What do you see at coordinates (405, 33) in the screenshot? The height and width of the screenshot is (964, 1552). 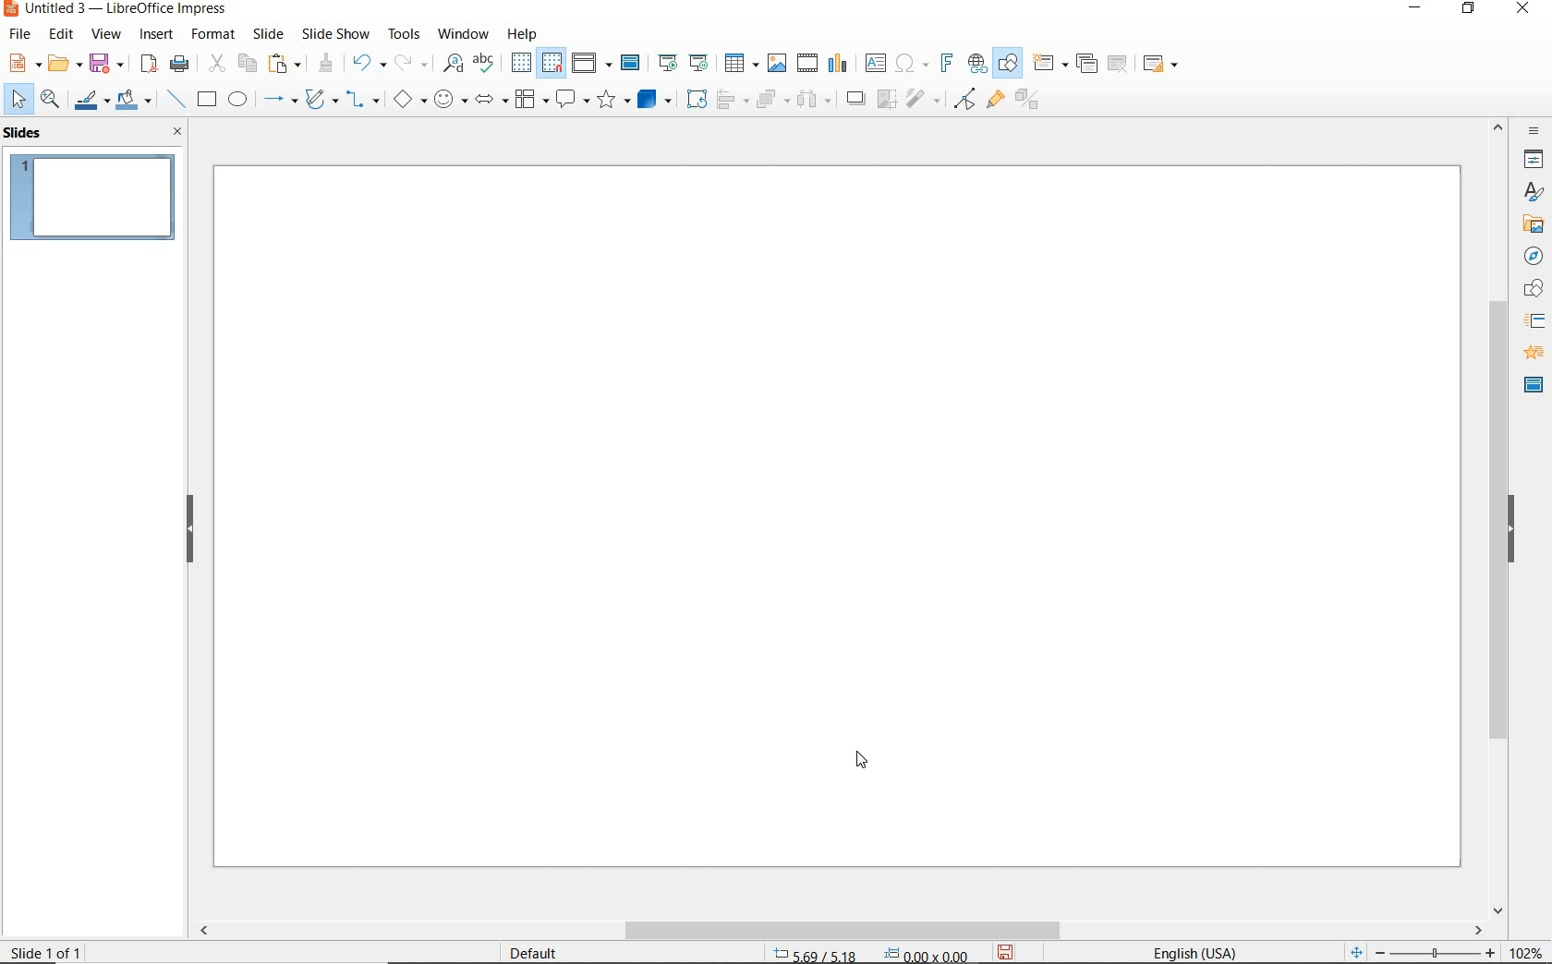 I see `TOOLS` at bounding box center [405, 33].